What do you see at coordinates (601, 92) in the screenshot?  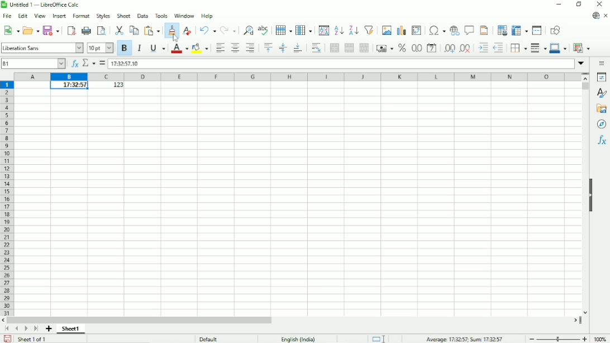 I see `Styles` at bounding box center [601, 92].